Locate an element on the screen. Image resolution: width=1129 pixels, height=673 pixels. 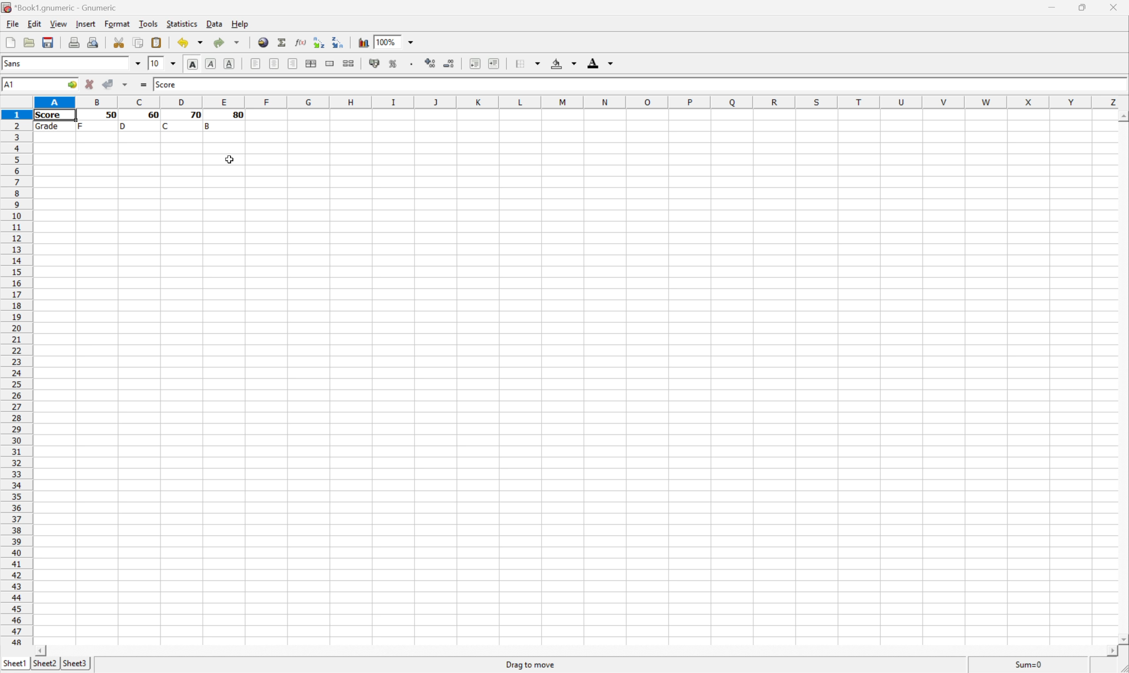
Increase the number of decimals displayed is located at coordinates (431, 63).